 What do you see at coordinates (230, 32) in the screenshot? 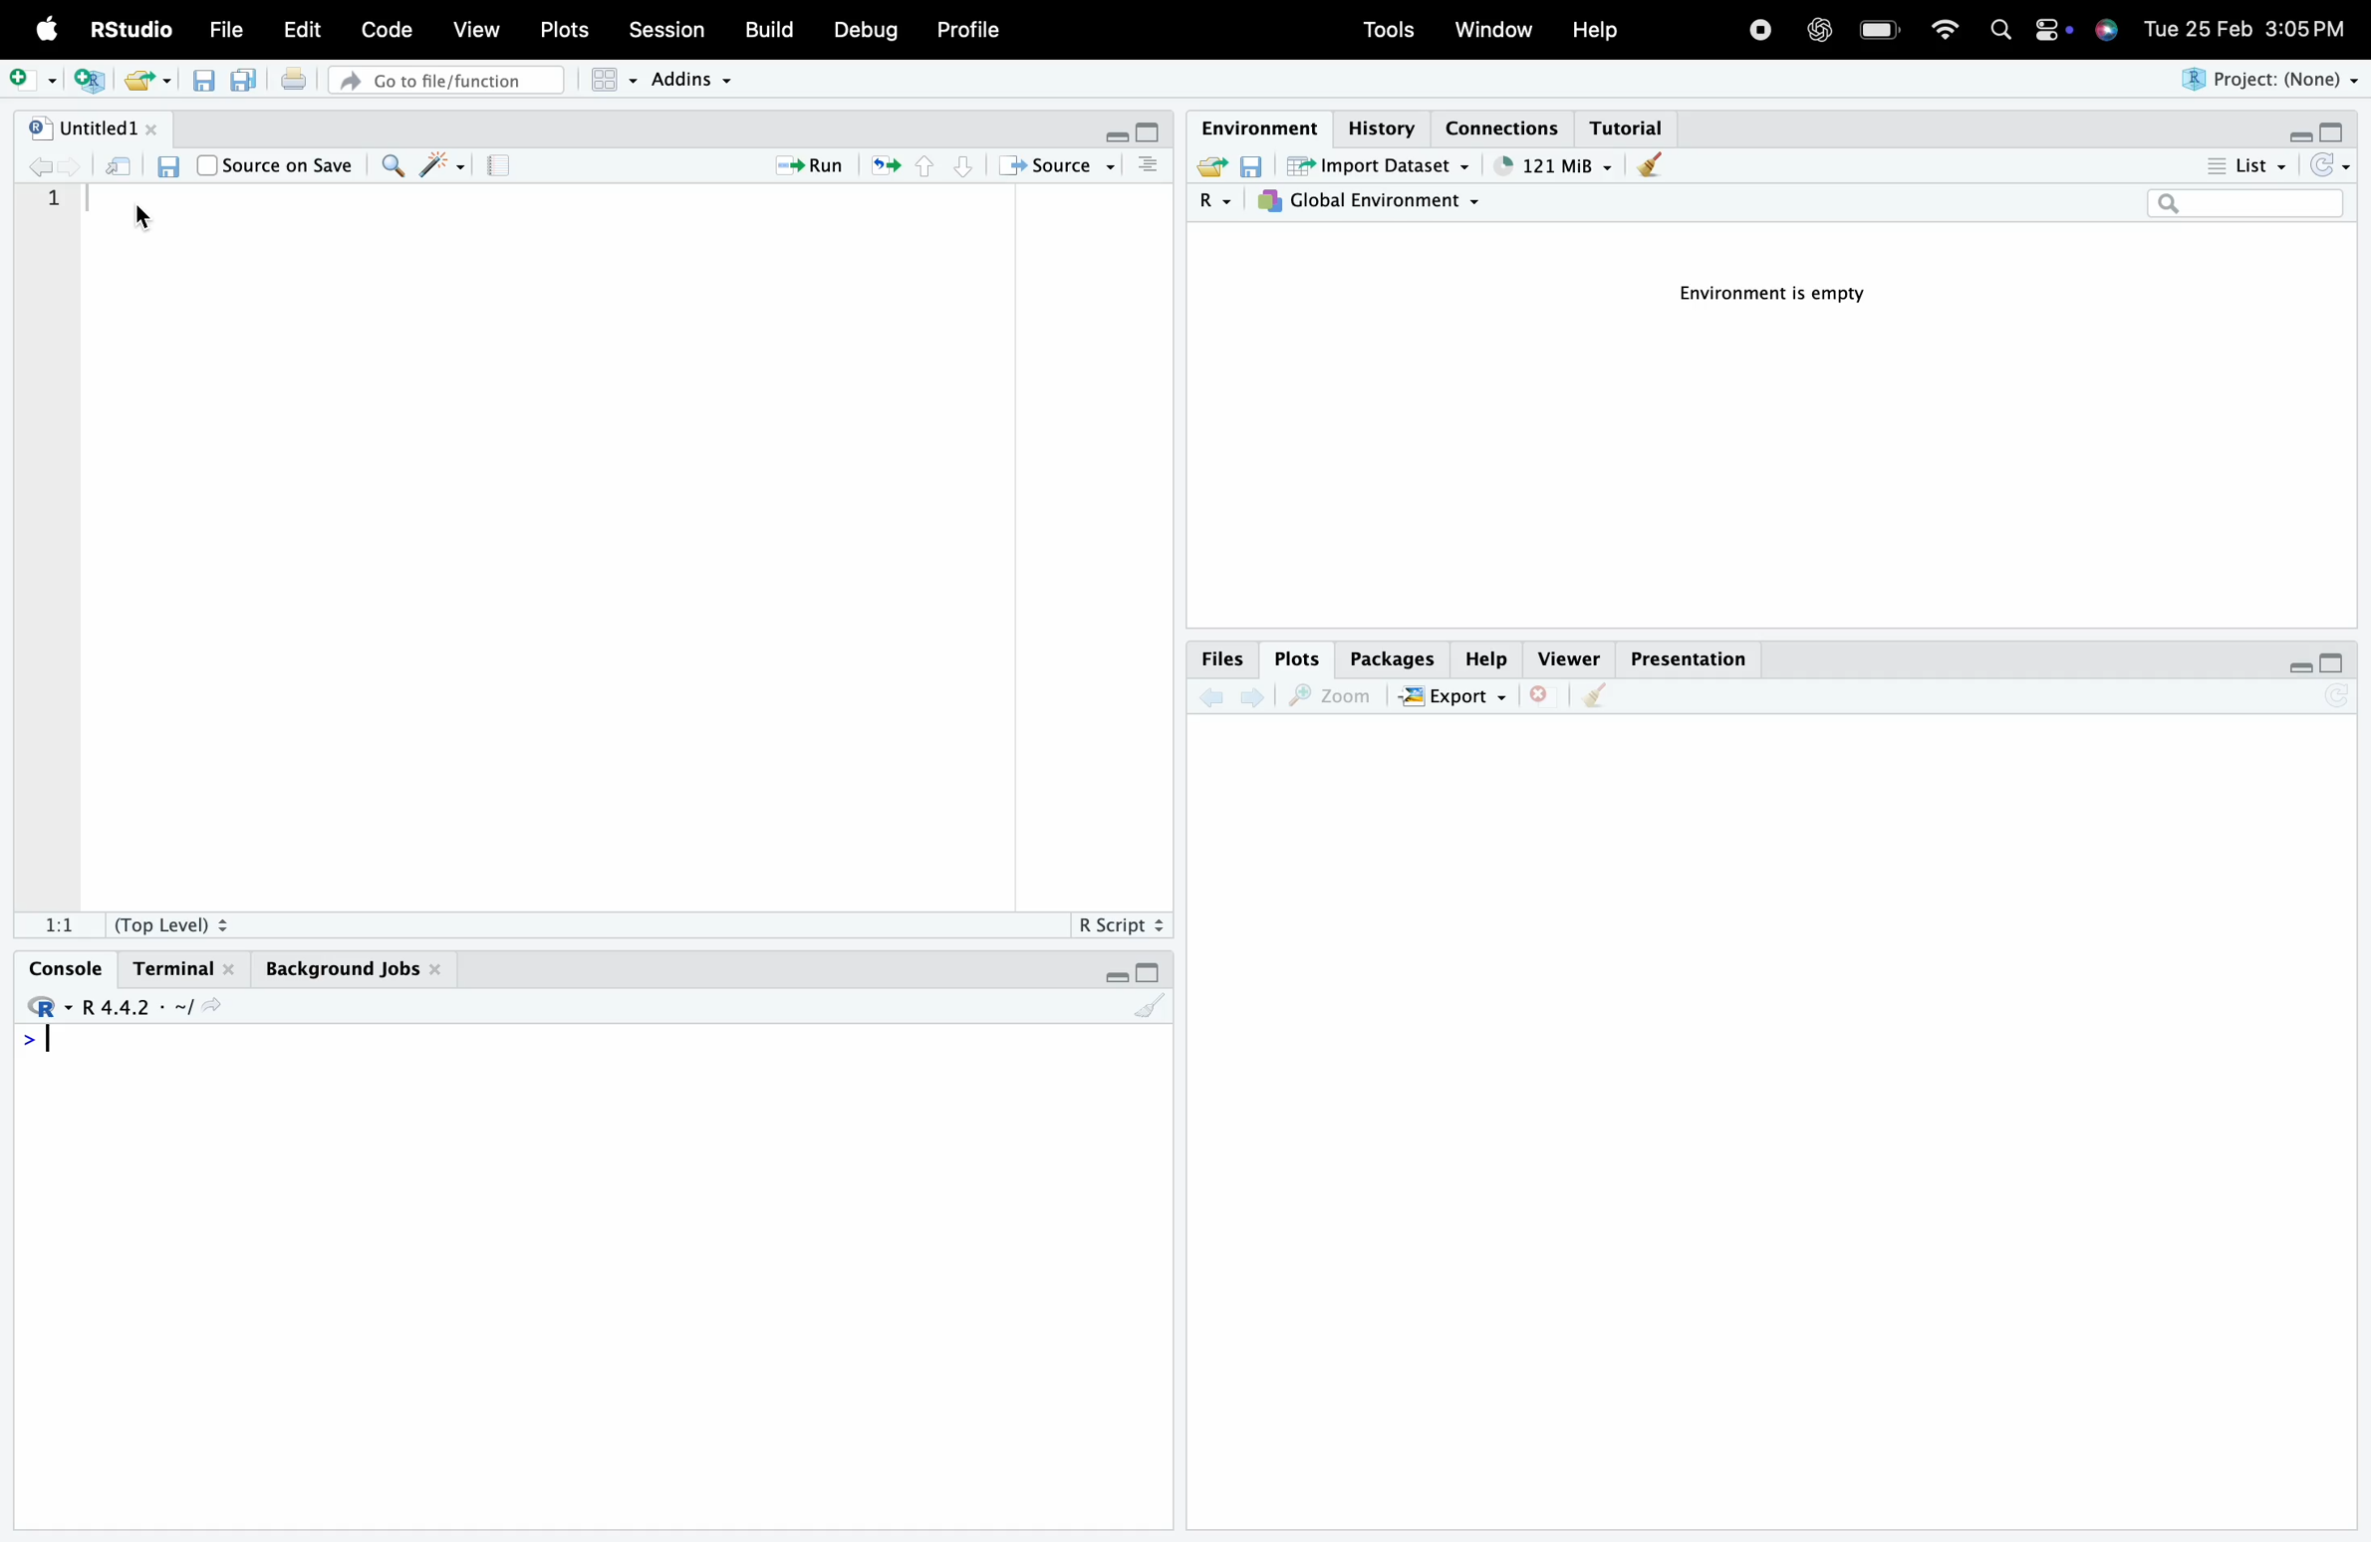
I see `File` at bounding box center [230, 32].